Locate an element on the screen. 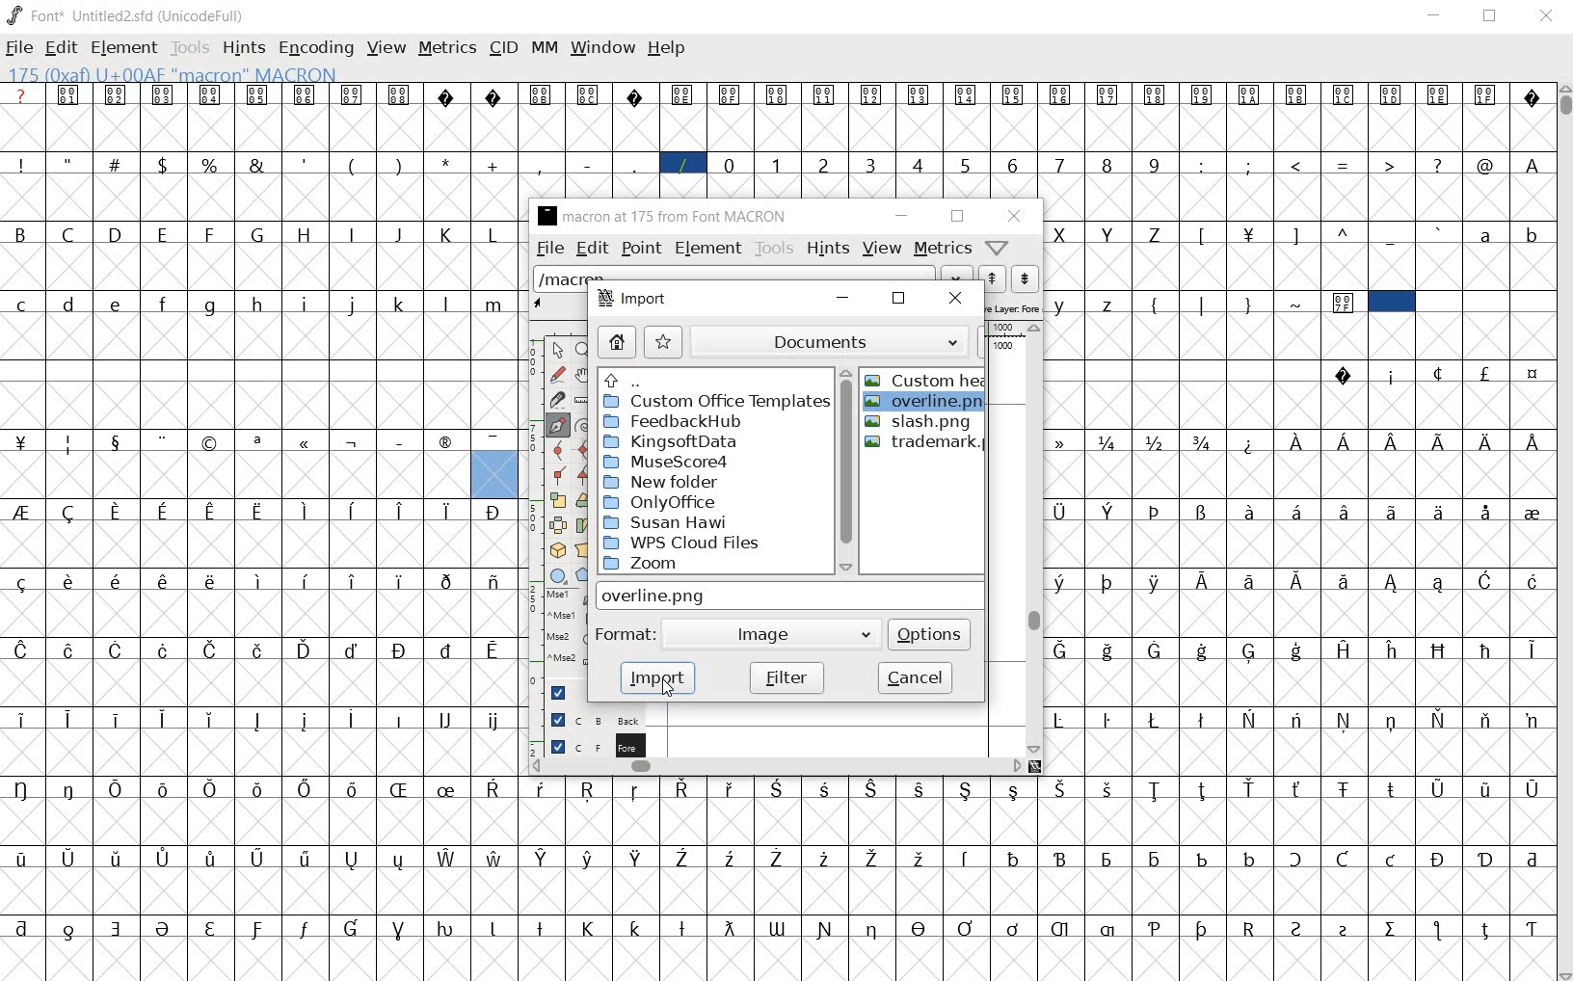  FeedbackHub is located at coordinates (698, 420).